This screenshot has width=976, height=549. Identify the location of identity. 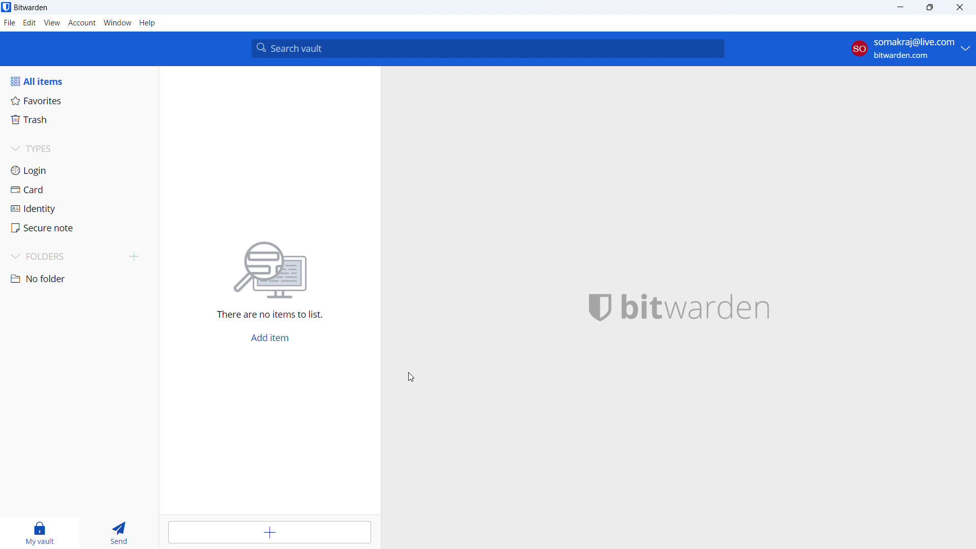
(76, 208).